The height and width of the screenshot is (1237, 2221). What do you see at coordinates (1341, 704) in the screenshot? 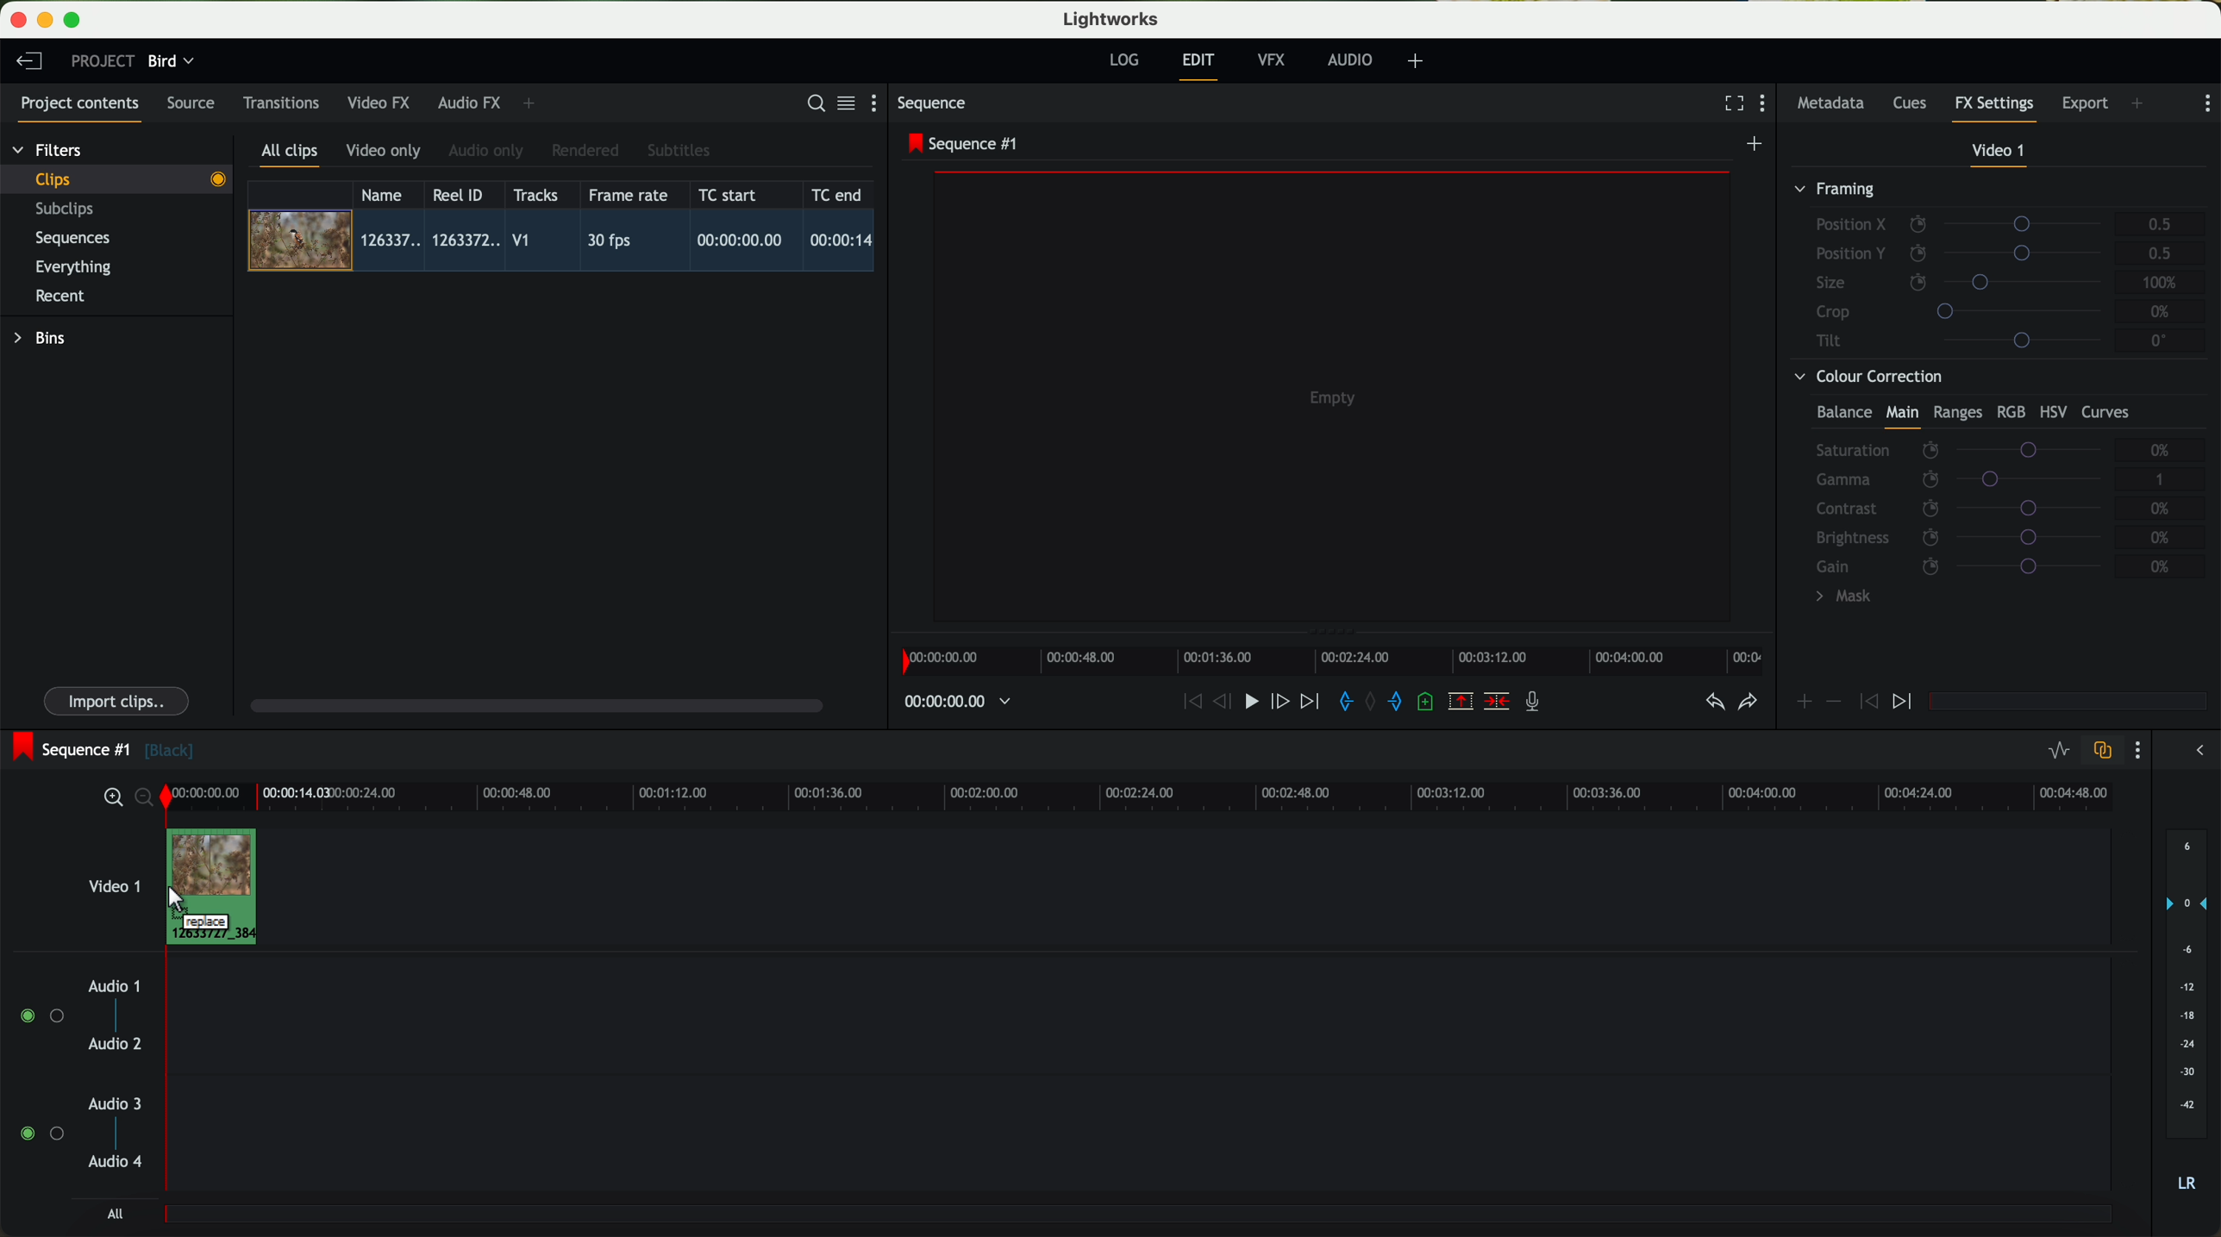
I see `add 'in' mark` at bounding box center [1341, 704].